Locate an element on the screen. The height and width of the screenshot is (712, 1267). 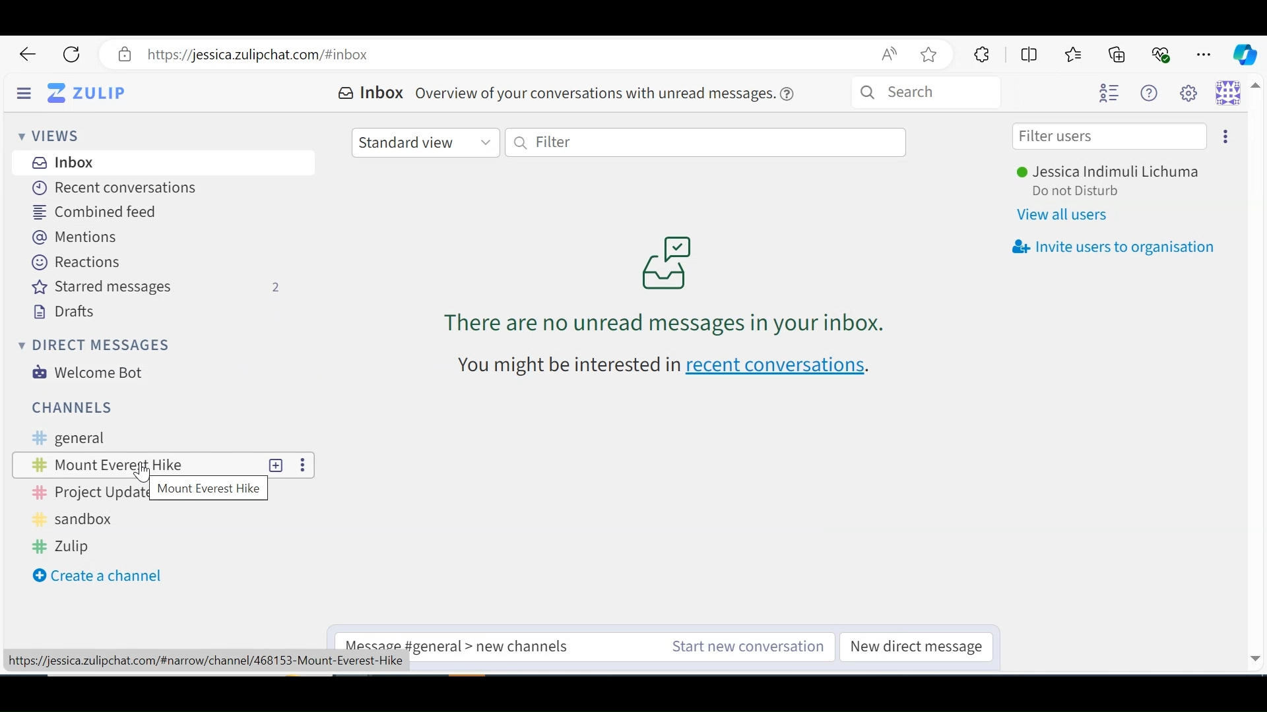
Help menu is located at coordinates (1153, 93).